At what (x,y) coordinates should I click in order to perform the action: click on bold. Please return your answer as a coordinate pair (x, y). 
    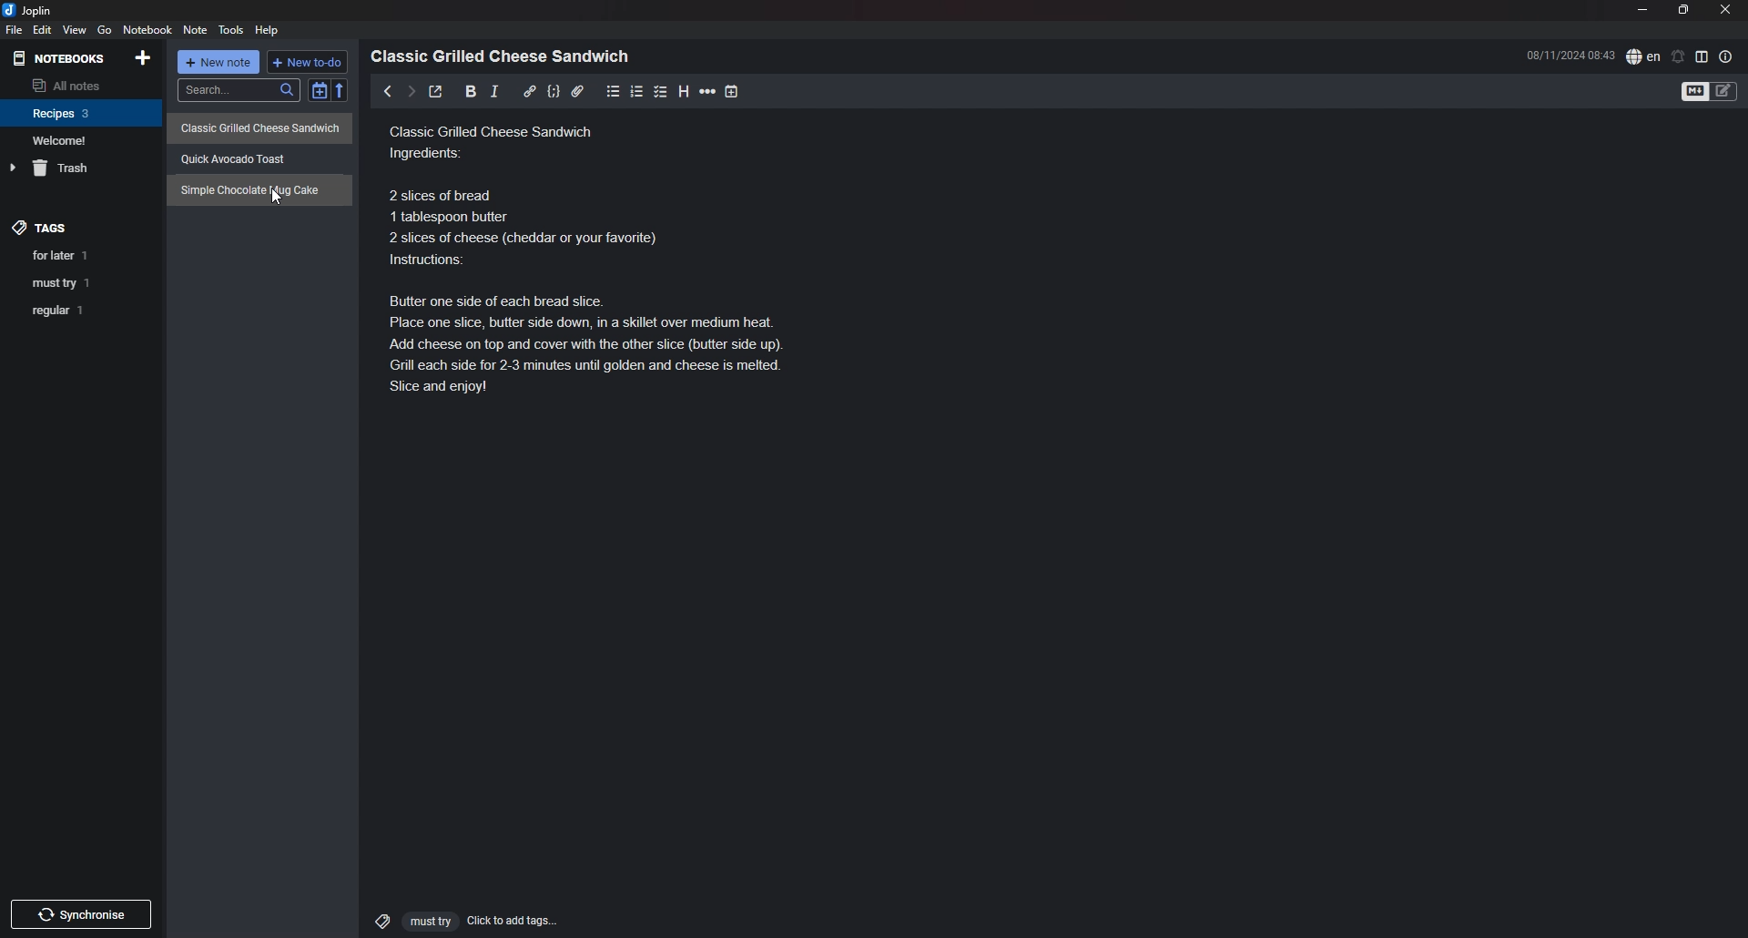
    Looking at the image, I should click on (465, 92).